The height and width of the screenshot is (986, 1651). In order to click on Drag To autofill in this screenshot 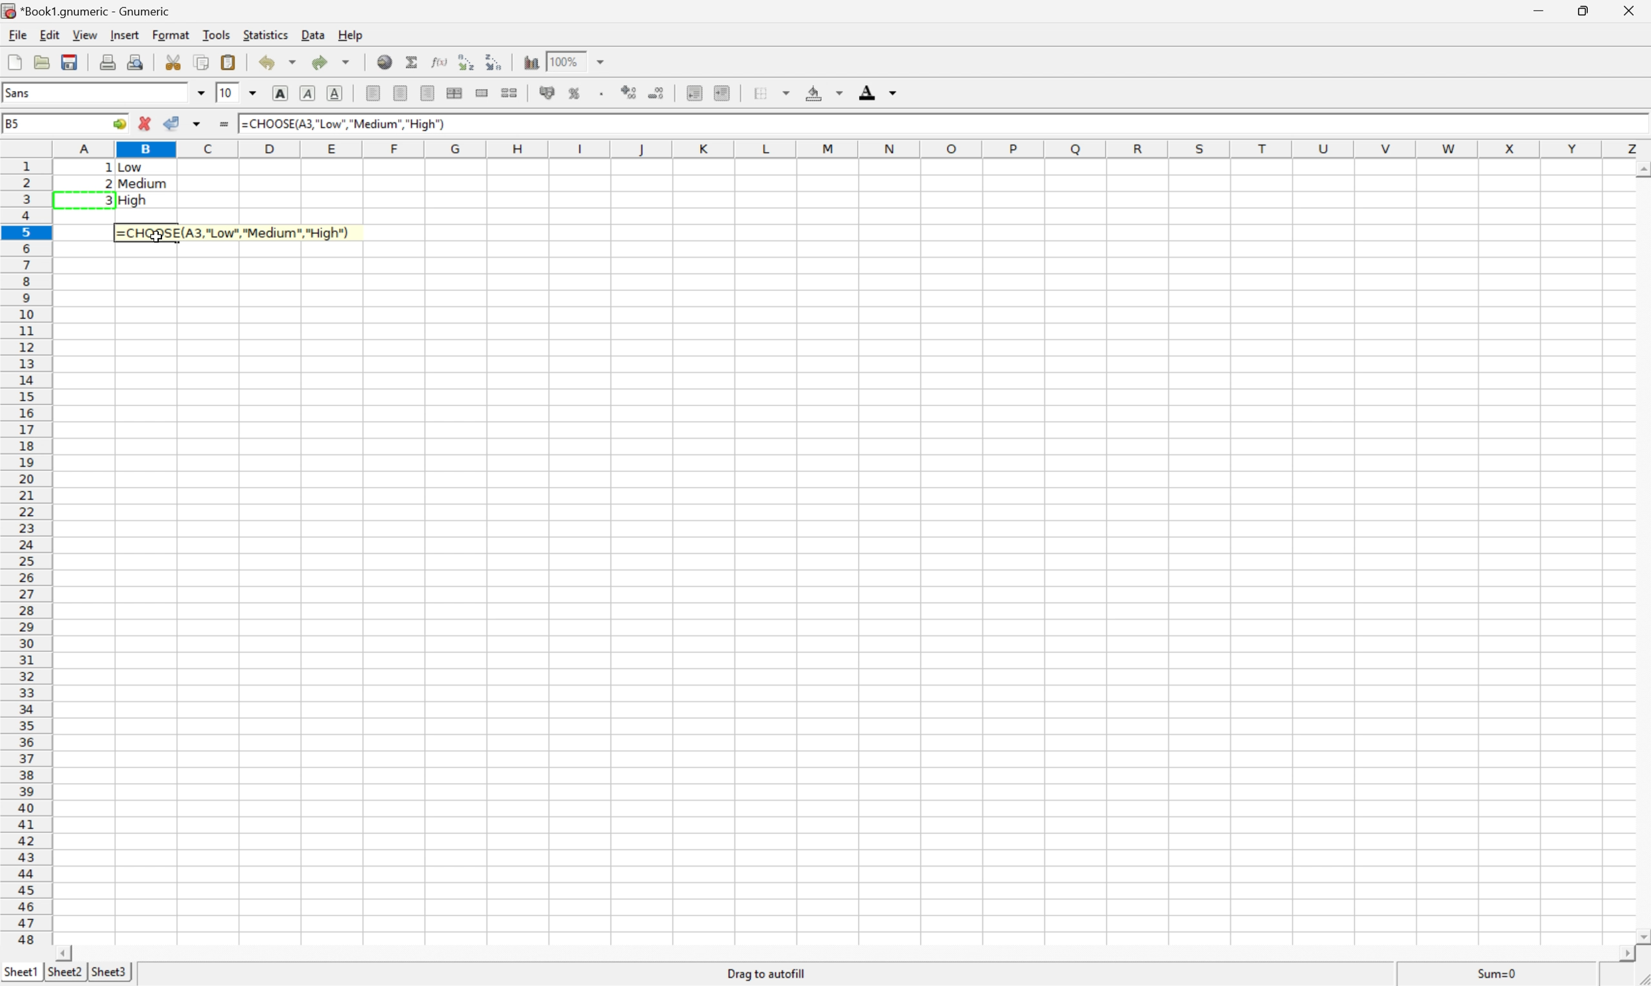, I will do `click(765, 973)`.